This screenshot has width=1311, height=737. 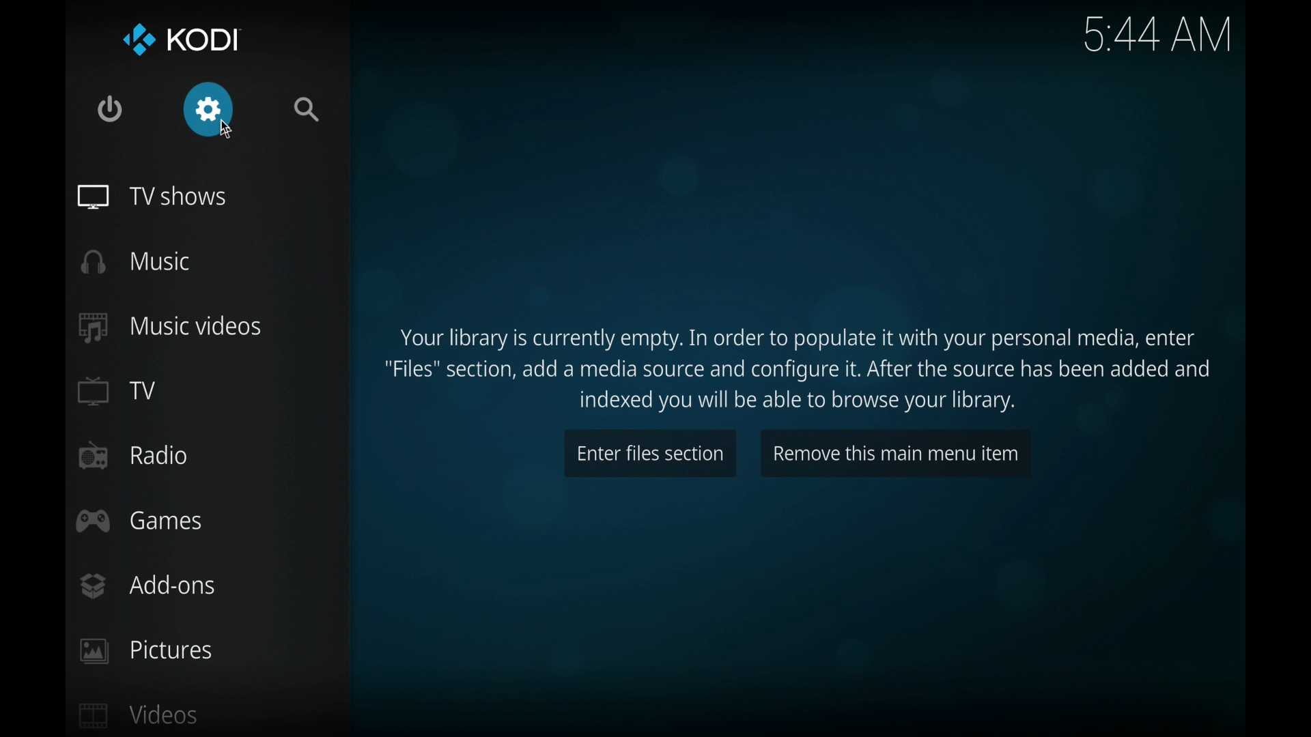 I want to click on time, so click(x=1159, y=34).